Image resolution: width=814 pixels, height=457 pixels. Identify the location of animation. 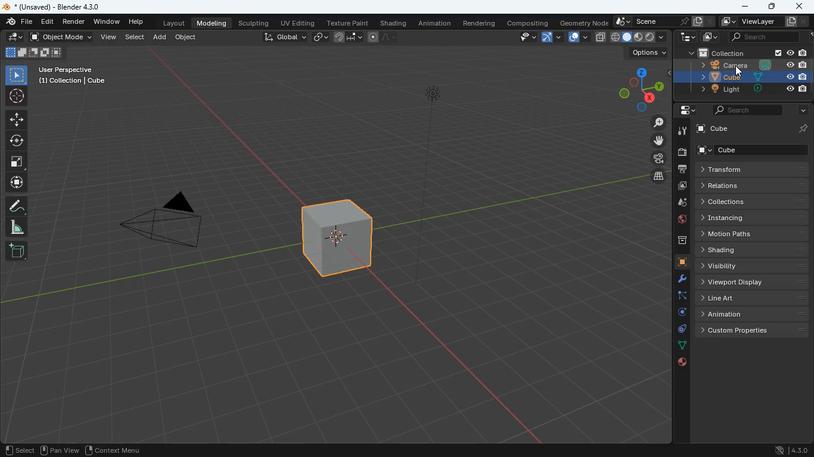
(437, 23).